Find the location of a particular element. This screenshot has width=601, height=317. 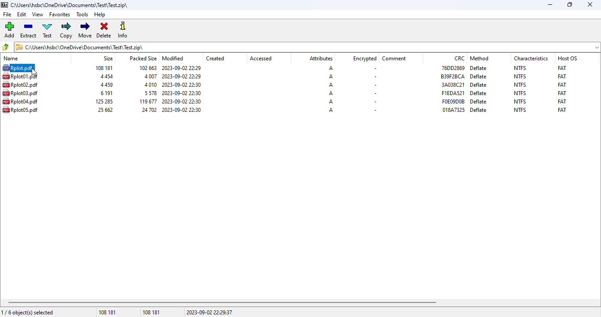

packed size is located at coordinates (146, 67).